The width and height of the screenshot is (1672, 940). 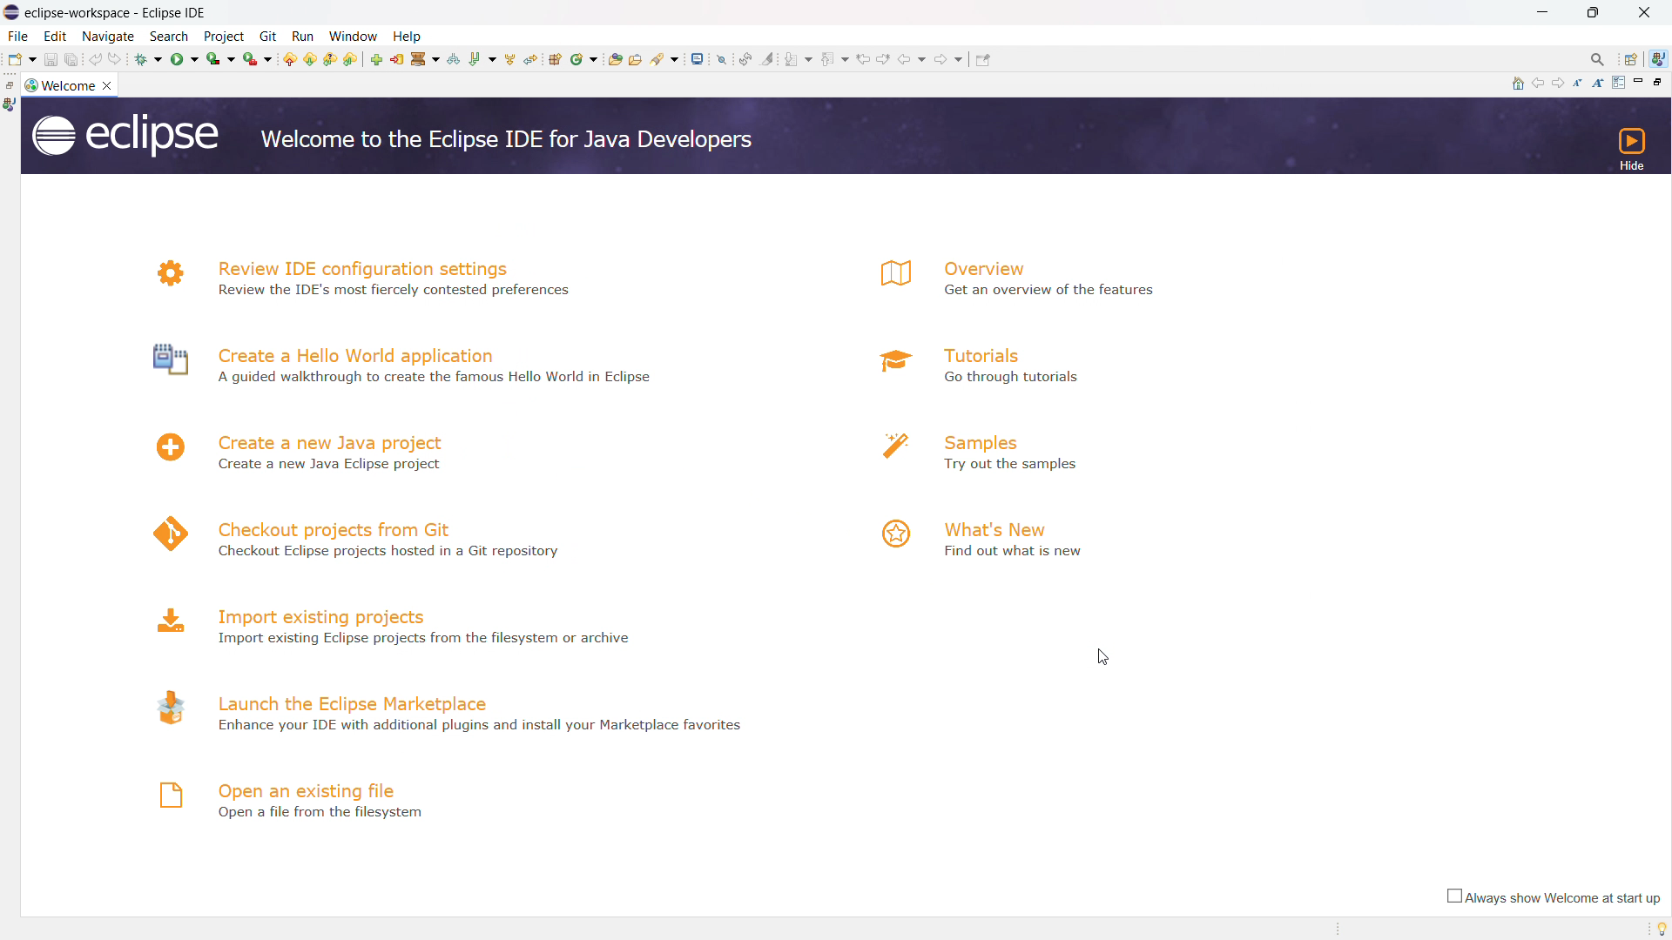 What do you see at coordinates (1560, 84) in the screenshot?
I see `navigate to next topic` at bounding box center [1560, 84].